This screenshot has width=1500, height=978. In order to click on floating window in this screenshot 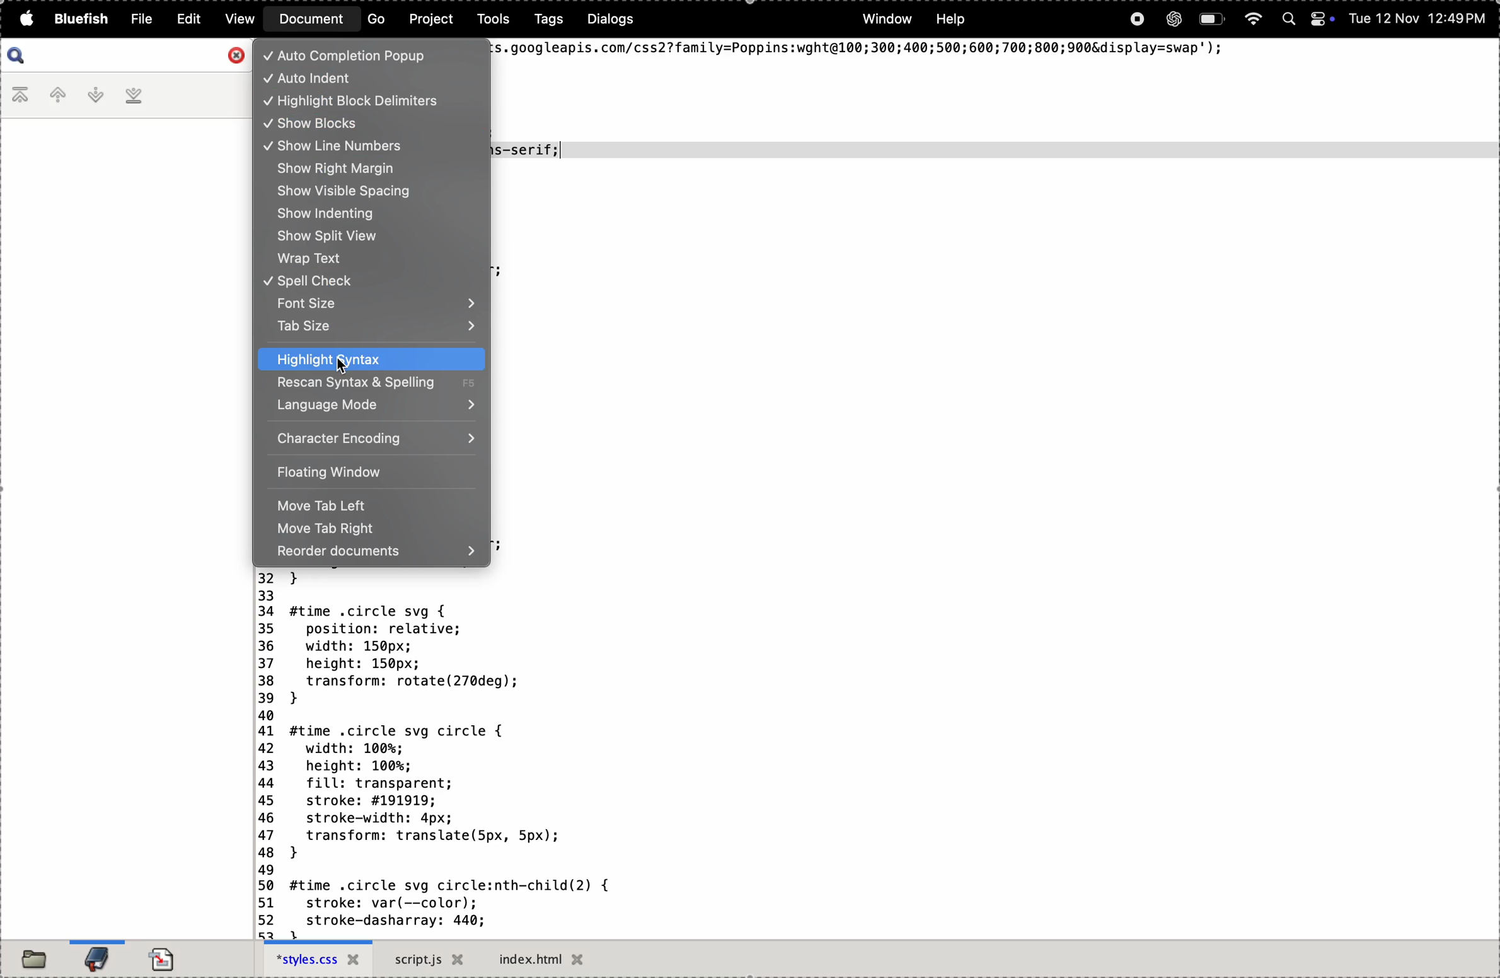, I will do `click(367, 472)`.